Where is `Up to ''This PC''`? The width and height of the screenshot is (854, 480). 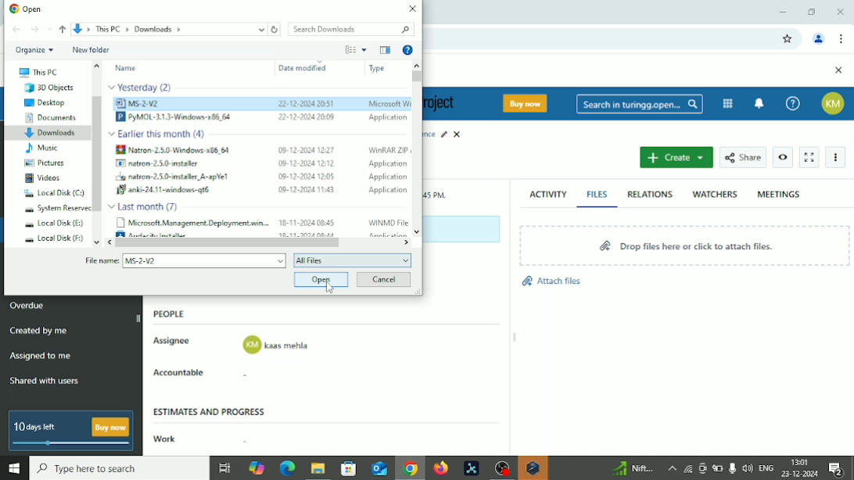
Up to ''This PC'' is located at coordinates (63, 29).